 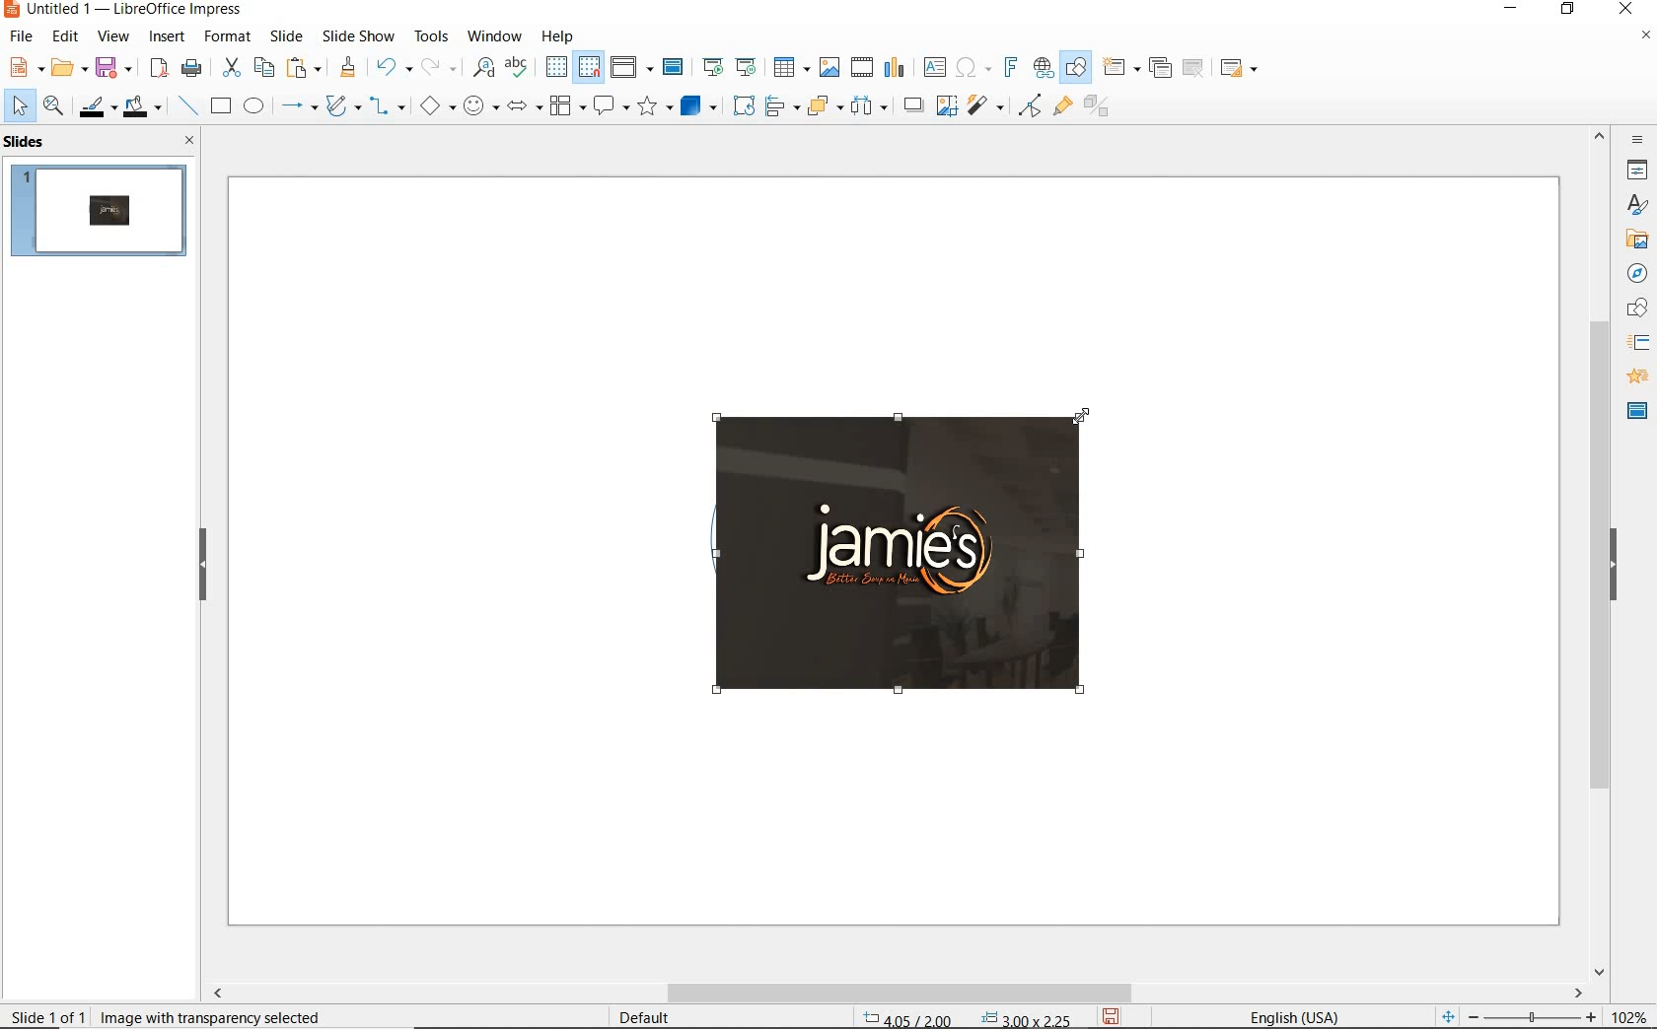 I want to click on slide, so click(x=286, y=36).